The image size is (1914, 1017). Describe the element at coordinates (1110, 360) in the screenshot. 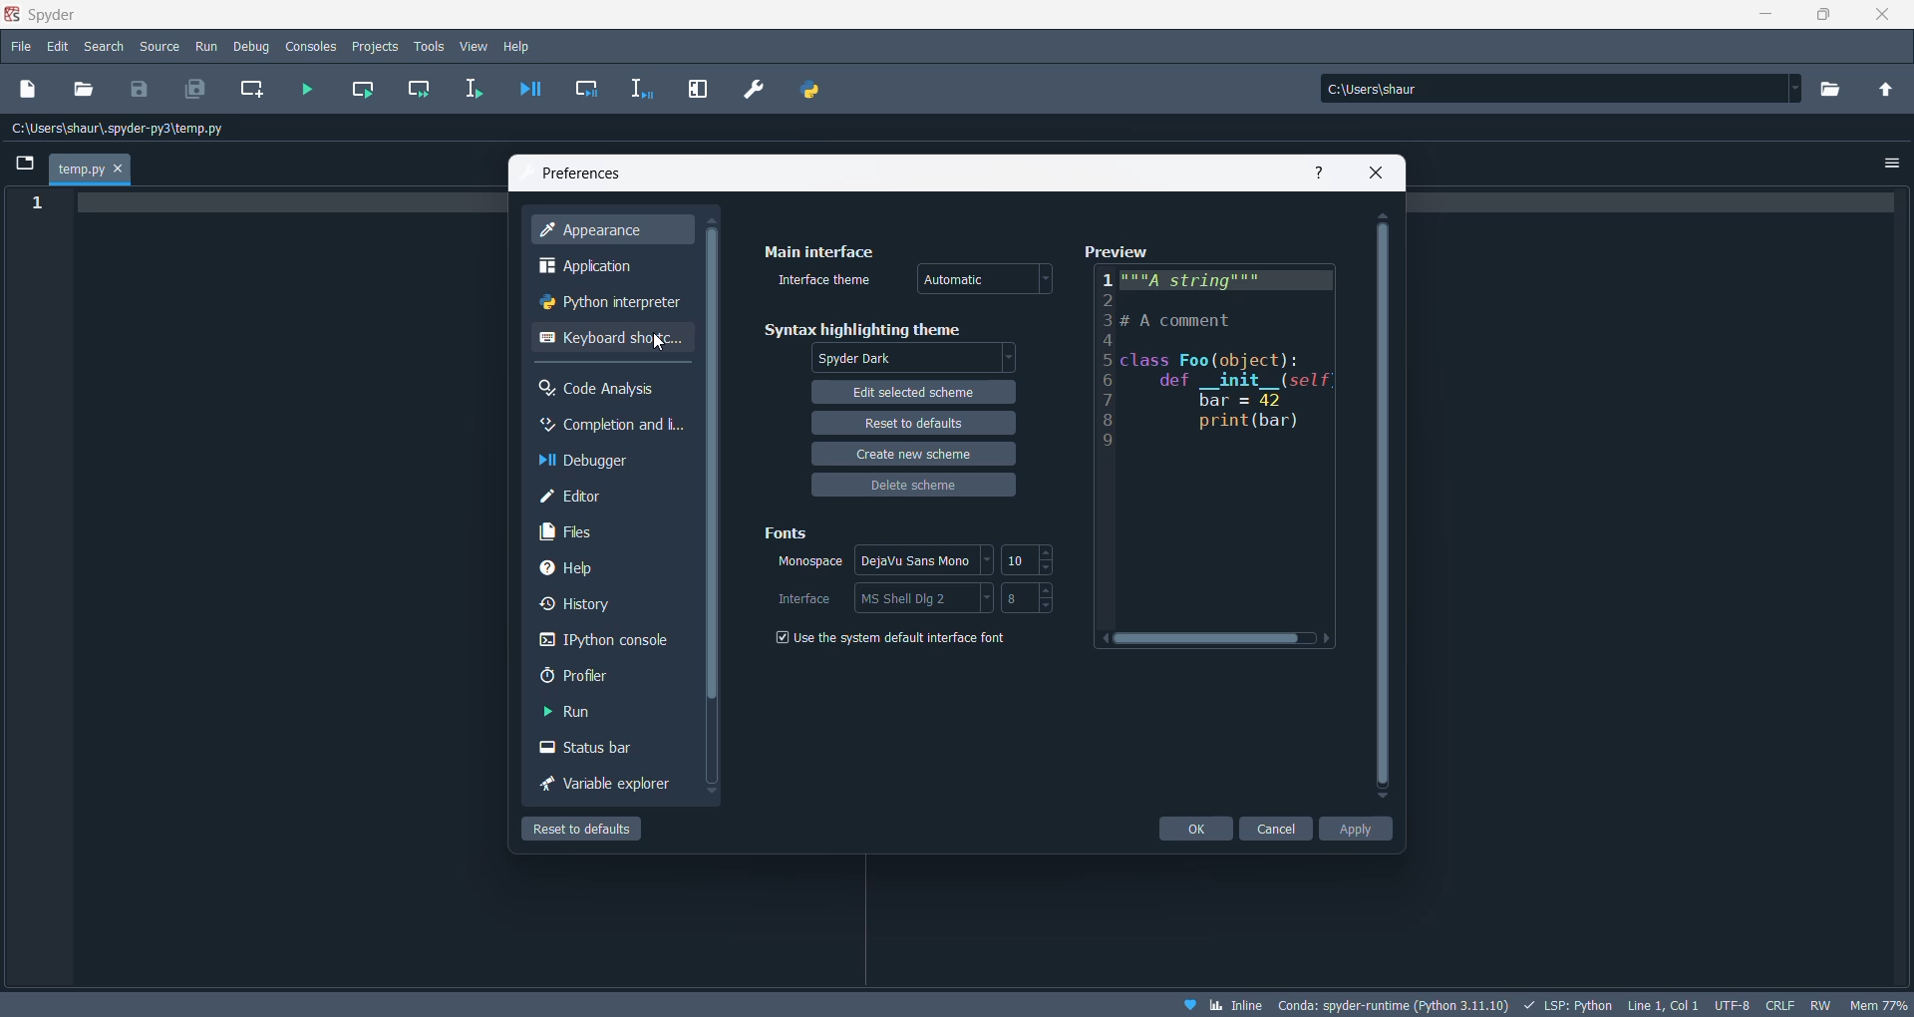

I see `preview line numbers ` at that location.